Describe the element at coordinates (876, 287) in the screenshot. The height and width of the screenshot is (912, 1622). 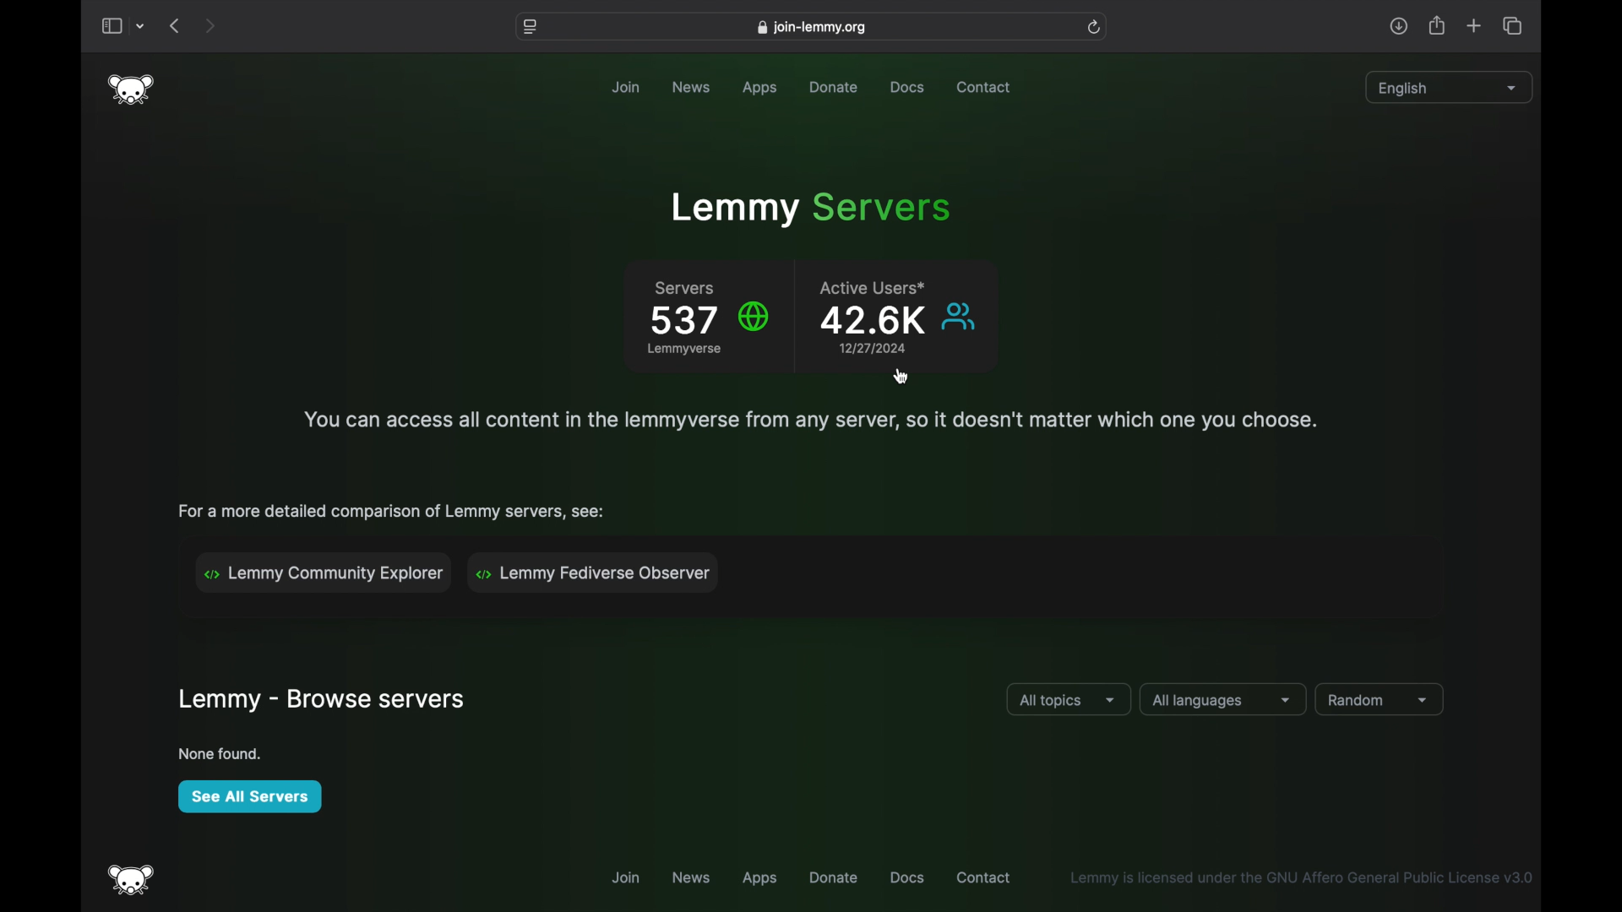
I see `active users` at that location.